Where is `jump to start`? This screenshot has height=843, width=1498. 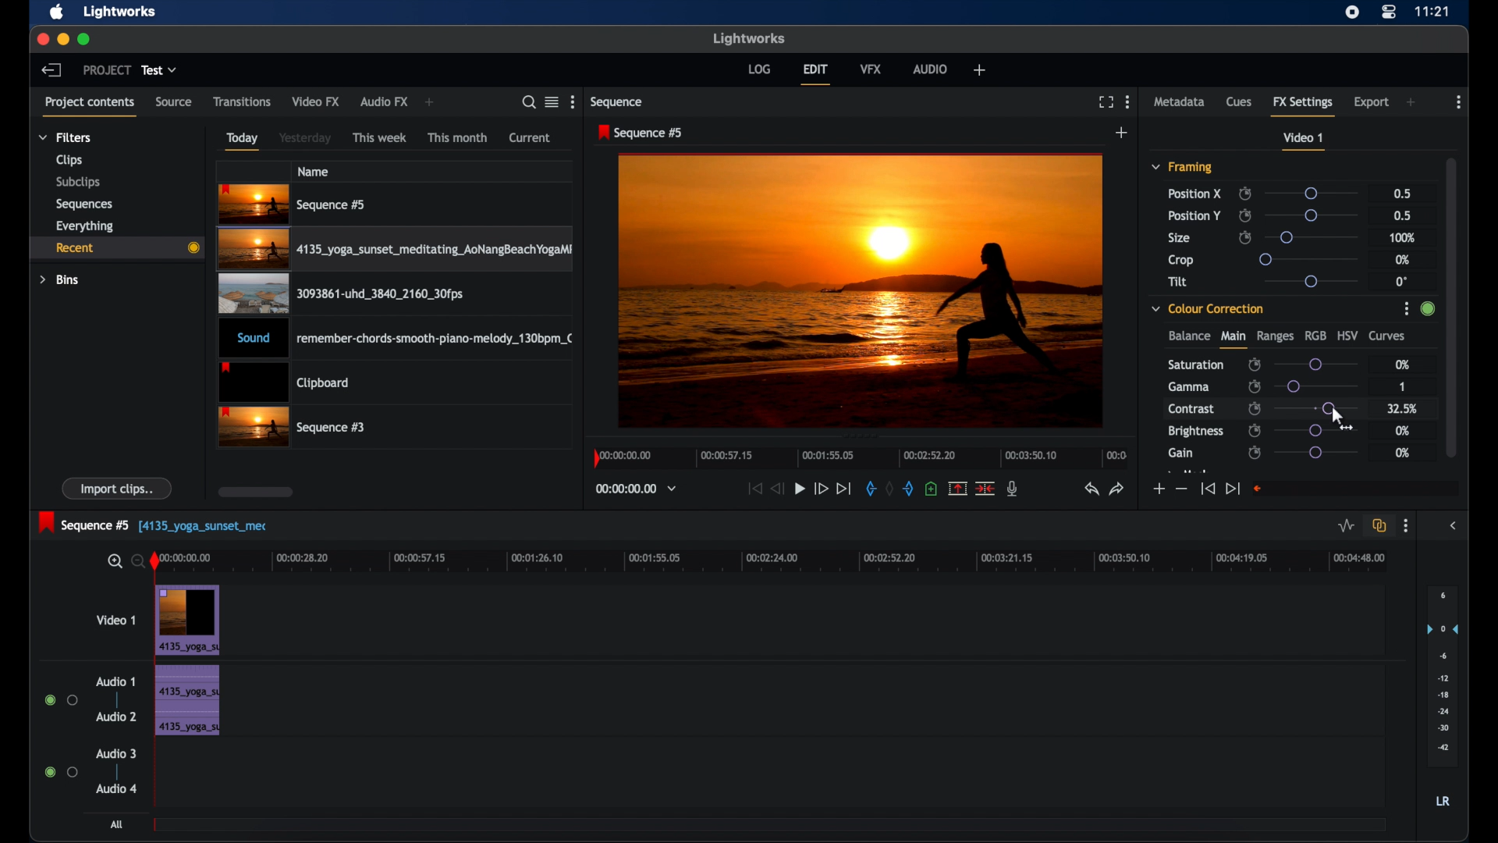
jump to start is located at coordinates (1207, 488).